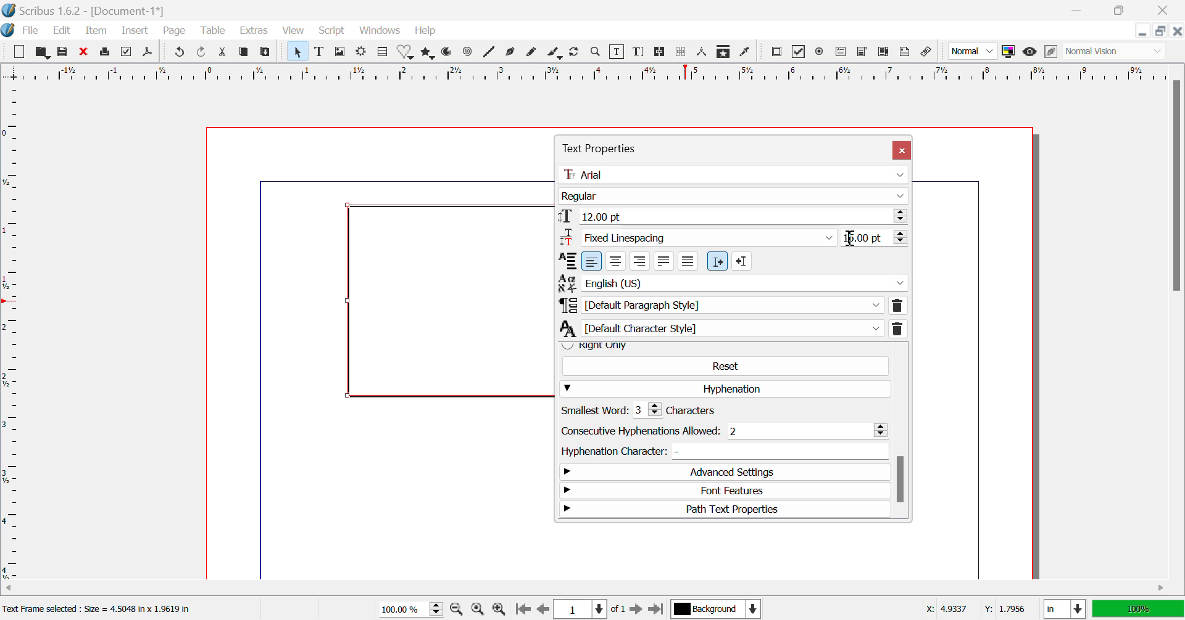  What do you see at coordinates (105, 53) in the screenshot?
I see `Print` at bounding box center [105, 53].